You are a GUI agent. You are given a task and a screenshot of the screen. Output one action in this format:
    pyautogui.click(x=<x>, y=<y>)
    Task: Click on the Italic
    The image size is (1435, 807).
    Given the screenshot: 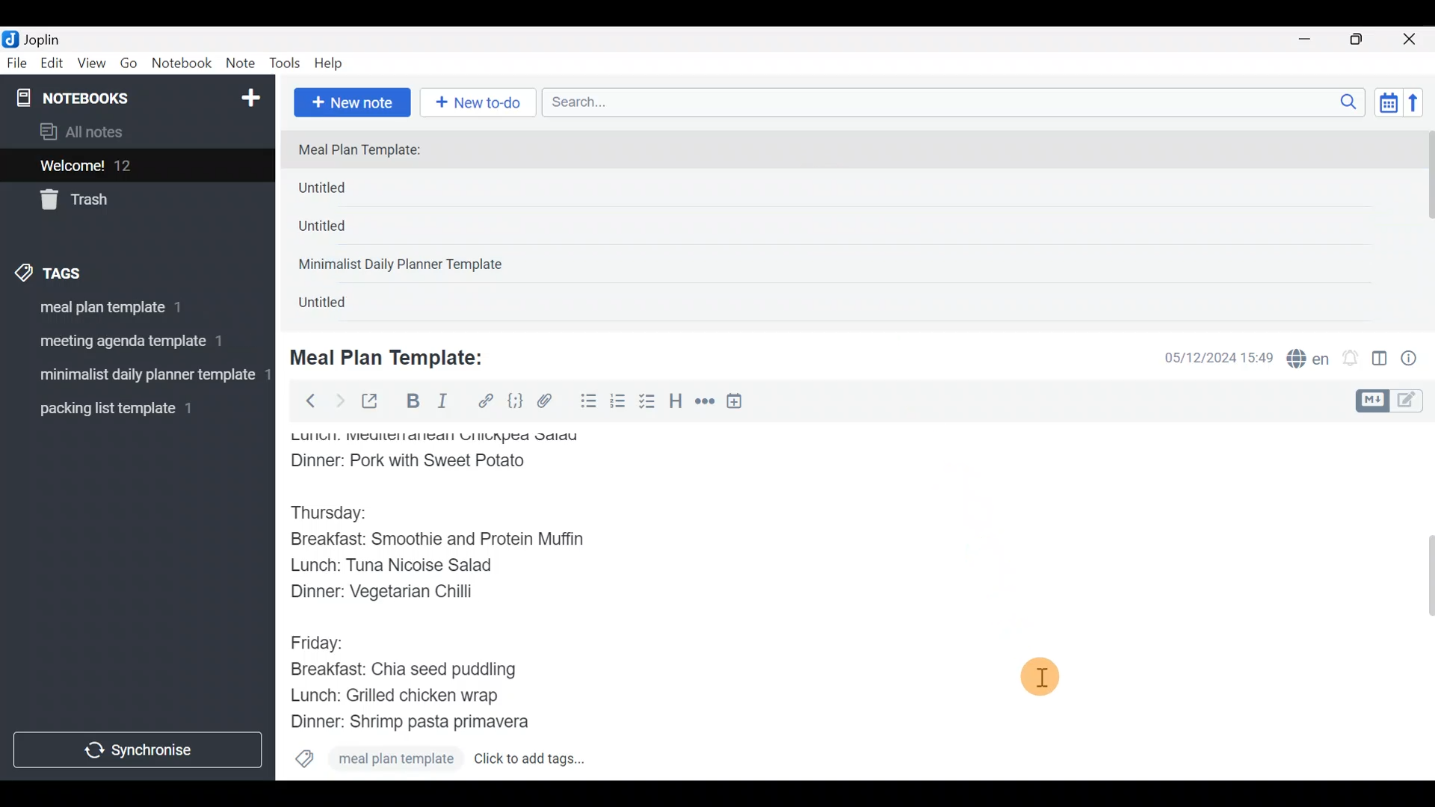 What is the action you would take?
    pyautogui.click(x=441, y=404)
    